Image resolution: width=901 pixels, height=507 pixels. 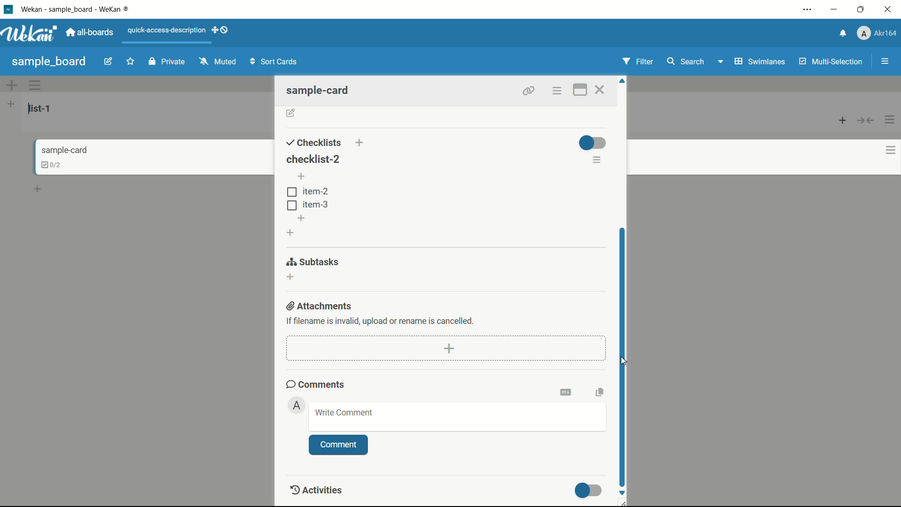 I want to click on tem-3, so click(x=307, y=205).